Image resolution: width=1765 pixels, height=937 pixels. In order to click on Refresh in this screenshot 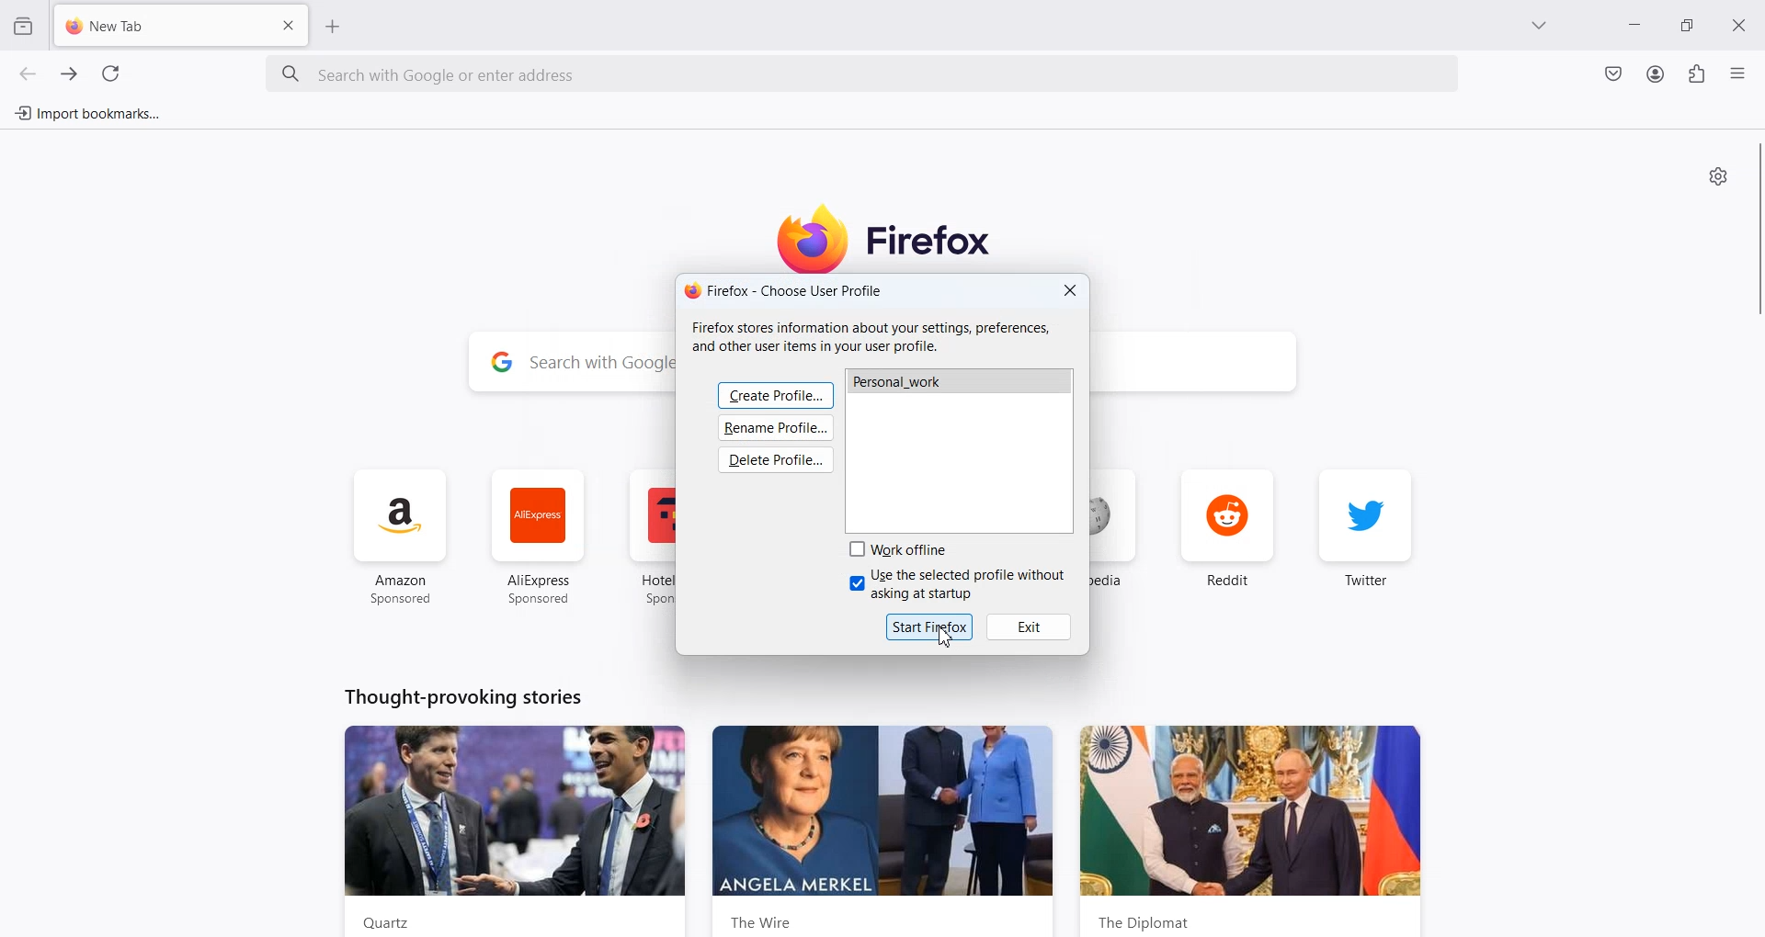, I will do `click(110, 74)`.